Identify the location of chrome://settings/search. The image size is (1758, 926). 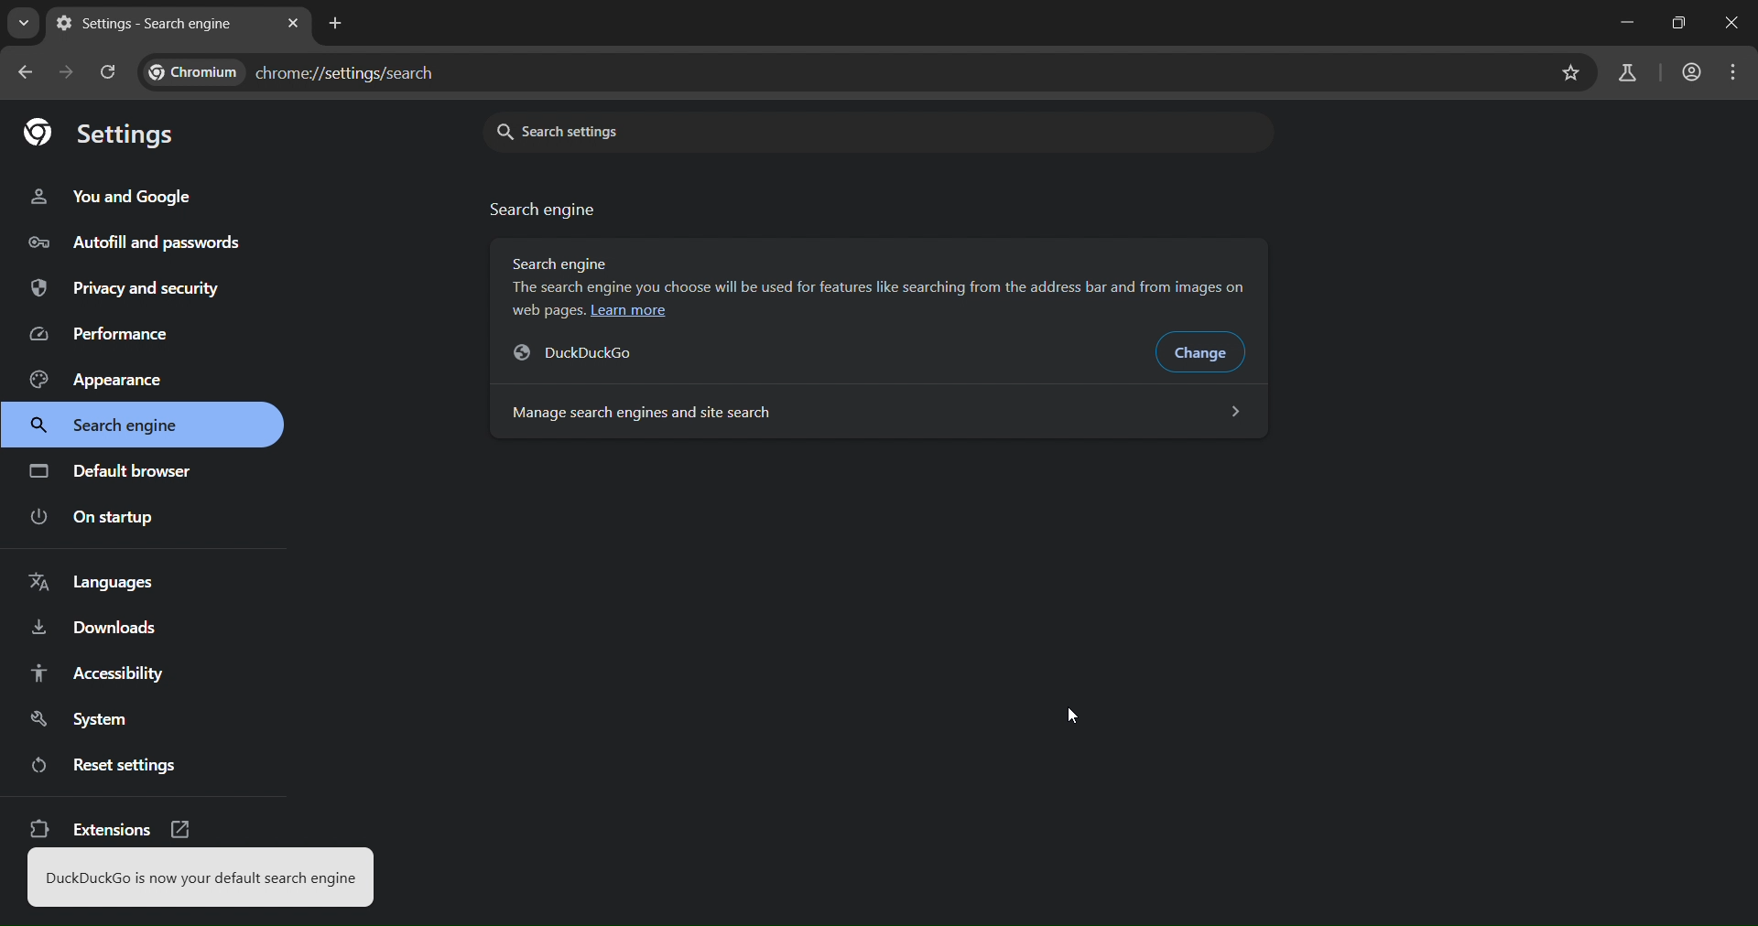
(303, 69).